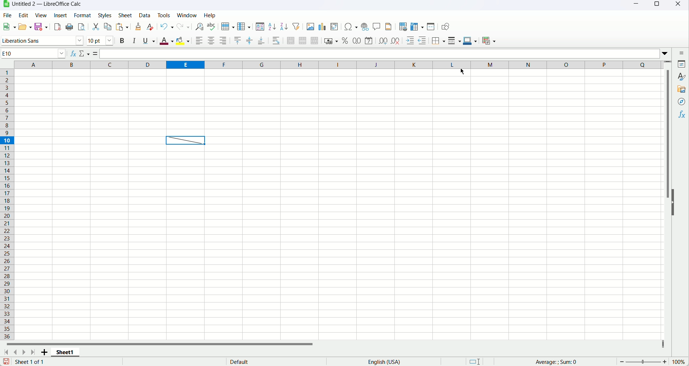  Describe the element at coordinates (97, 53) in the screenshot. I see `Formula` at that location.